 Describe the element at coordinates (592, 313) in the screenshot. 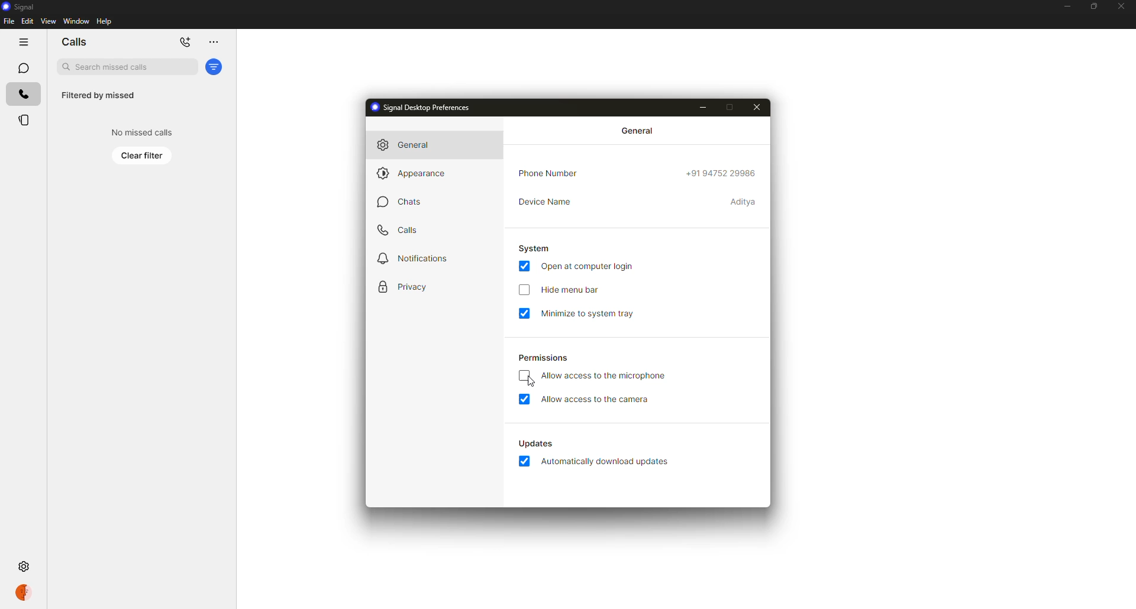

I see `minimize to system tray` at that location.